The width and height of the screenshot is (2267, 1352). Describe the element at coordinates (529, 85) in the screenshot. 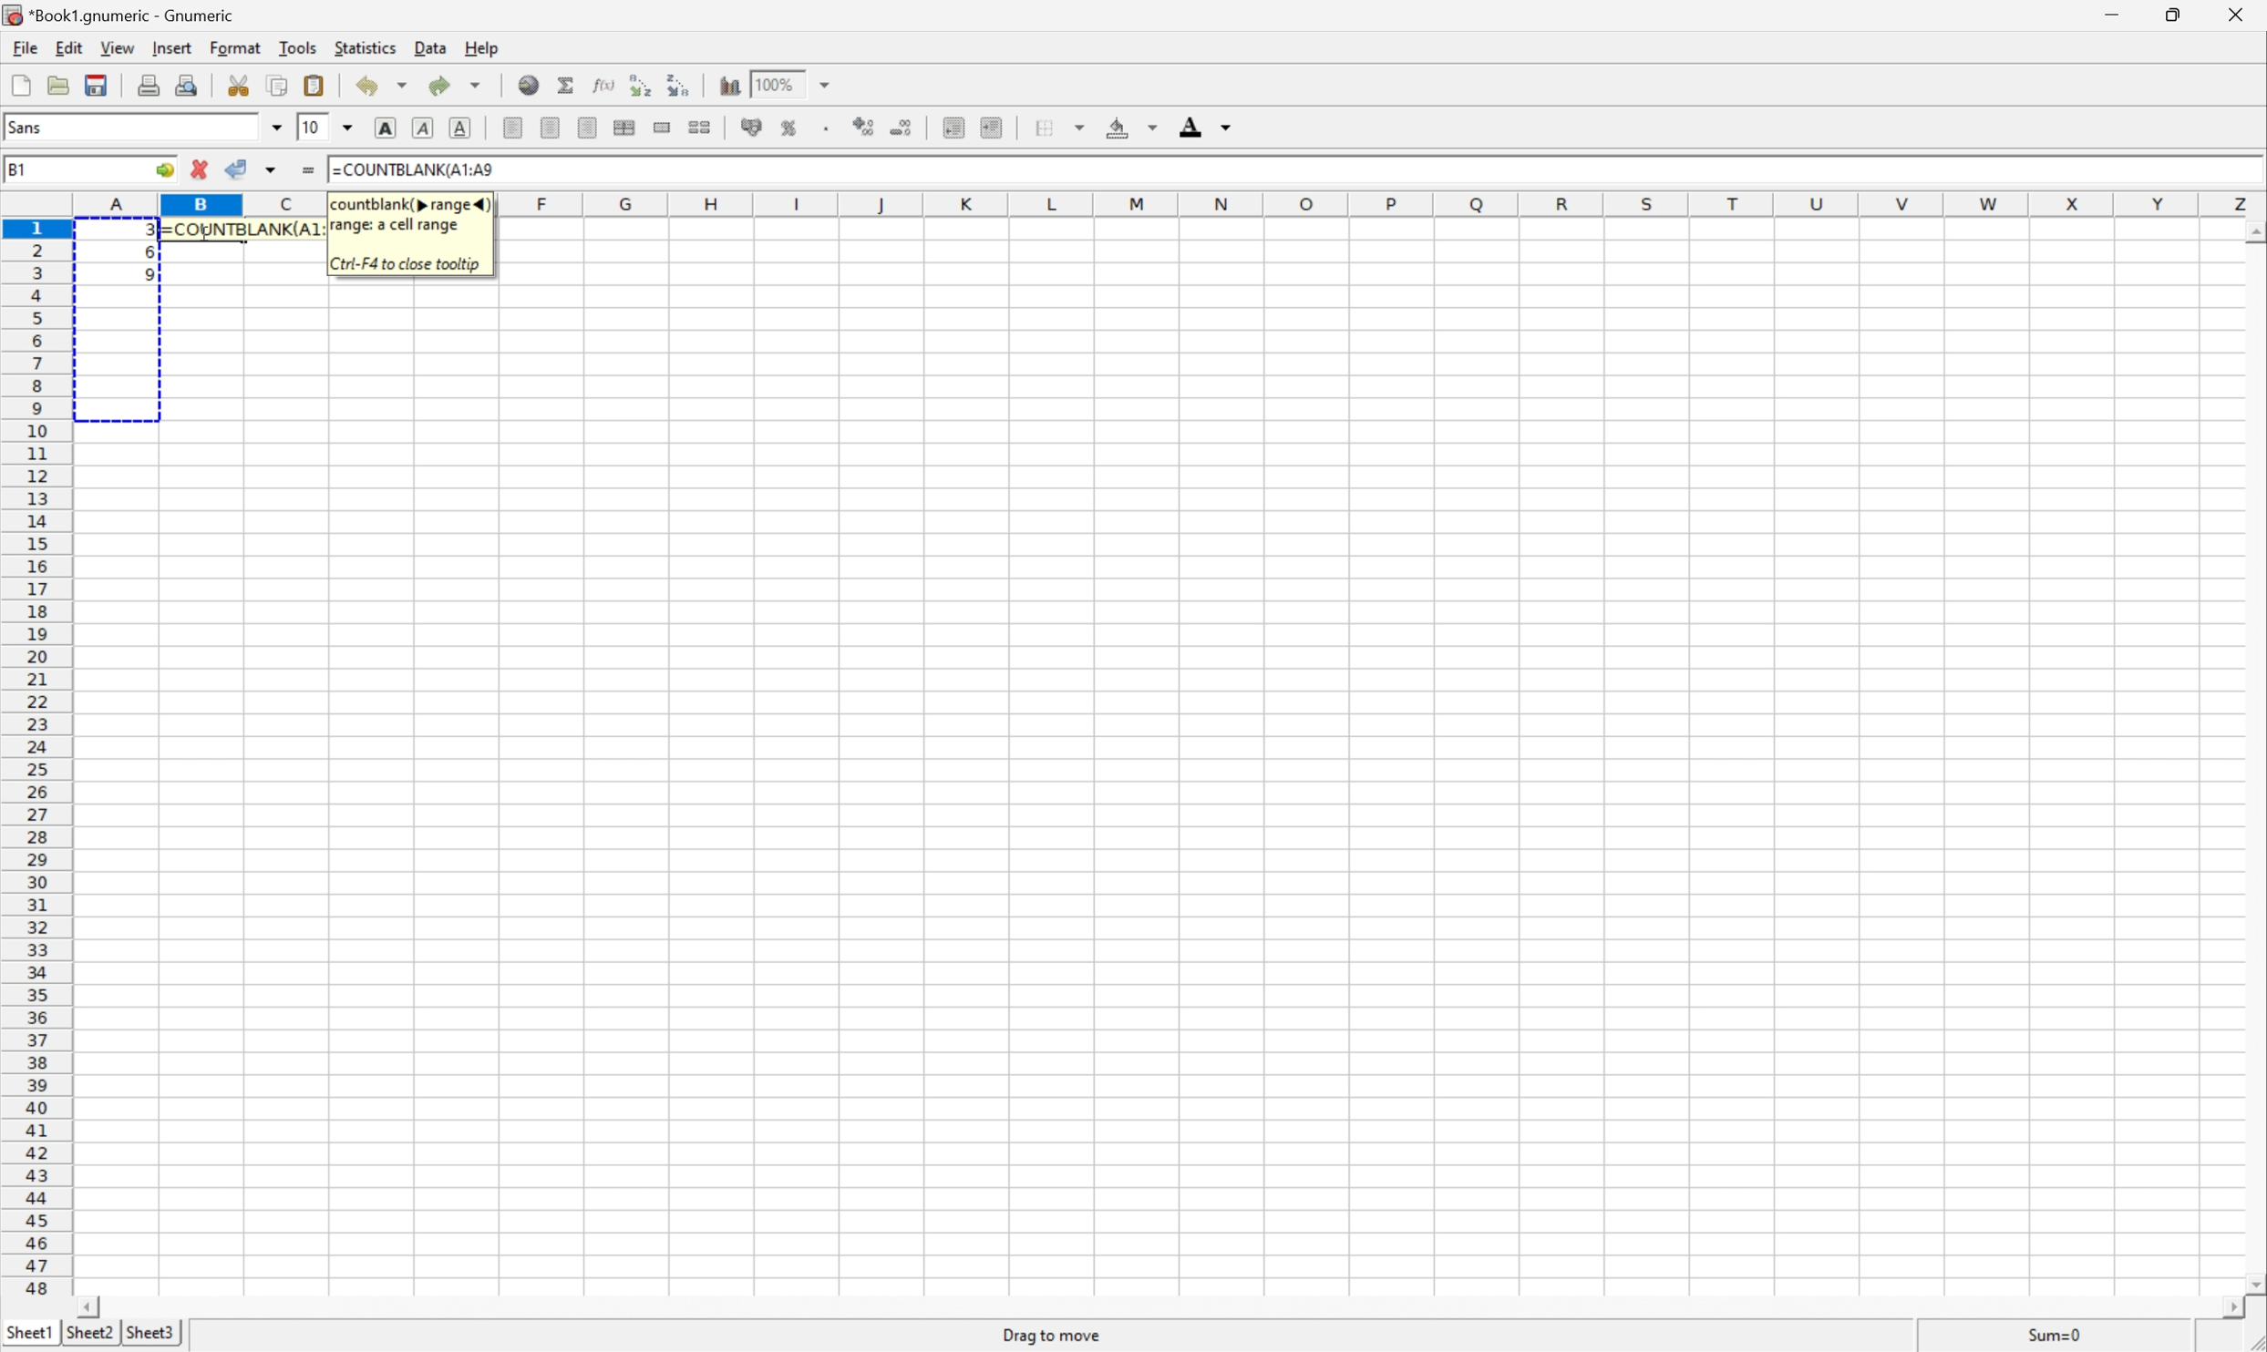

I see `Insert a hyperlink` at that location.